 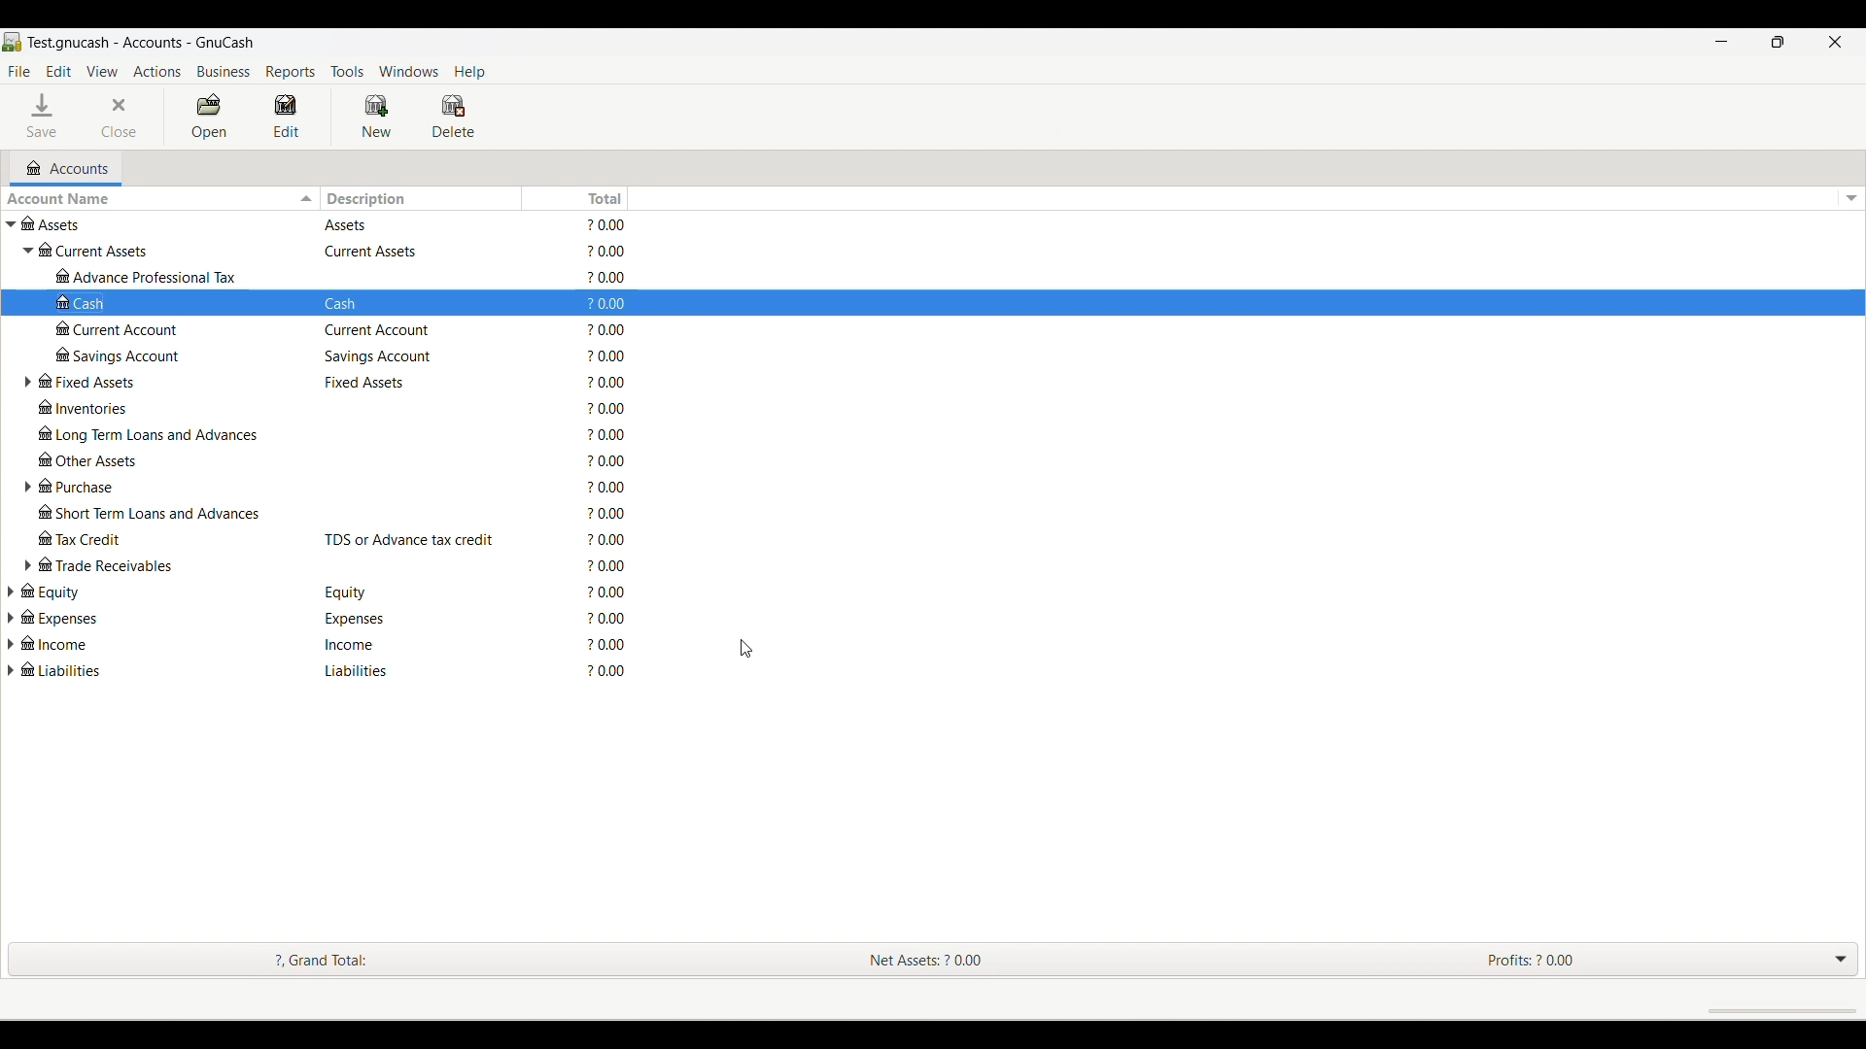 I want to click on Close, so click(x=118, y=117).